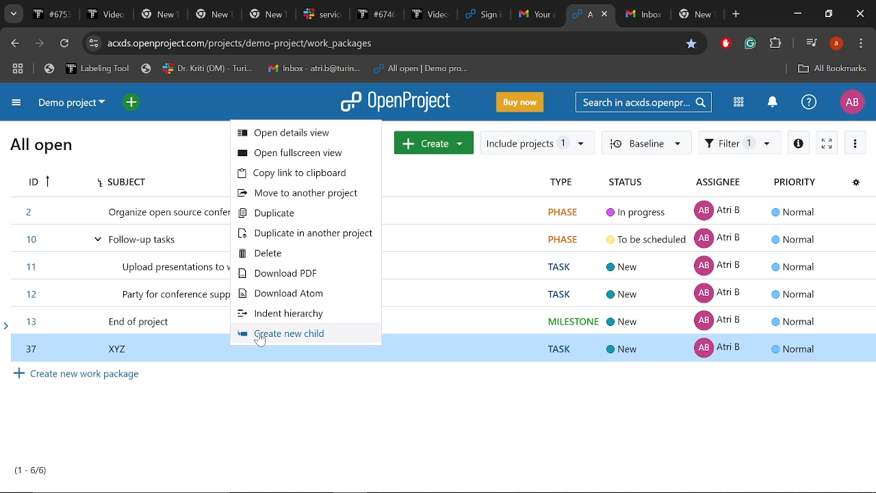 This screenshot has width=876, height=493. Describe the element at coordinates (241, 45) in the screenshot. I see `Cite address` at that location.